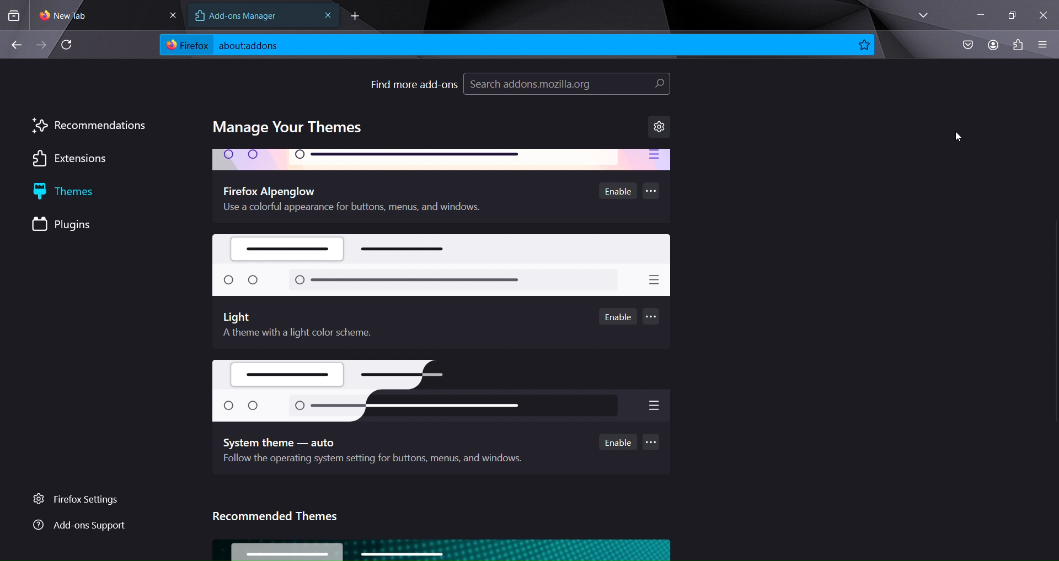 The width and height of the screenshot is (1059, 561). What do you see at coordinates (78, 192) in the screenshot?
I see `themes` at bounding box center [78, 192].